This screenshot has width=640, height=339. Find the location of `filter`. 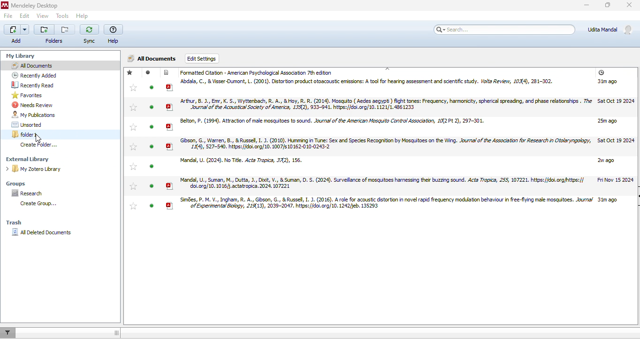

filter is located at coordinates (10, 332).